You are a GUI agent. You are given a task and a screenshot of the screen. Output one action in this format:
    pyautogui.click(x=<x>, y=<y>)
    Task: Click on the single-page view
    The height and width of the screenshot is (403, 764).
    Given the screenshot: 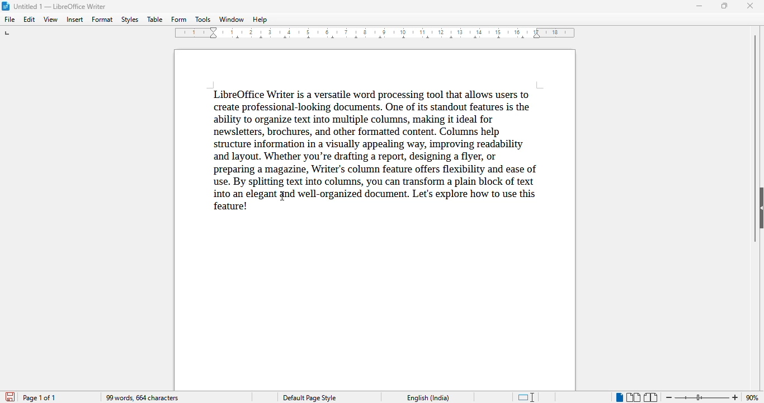 What is the action you would take?
    pyautogui.click(x=619, y=397)
    